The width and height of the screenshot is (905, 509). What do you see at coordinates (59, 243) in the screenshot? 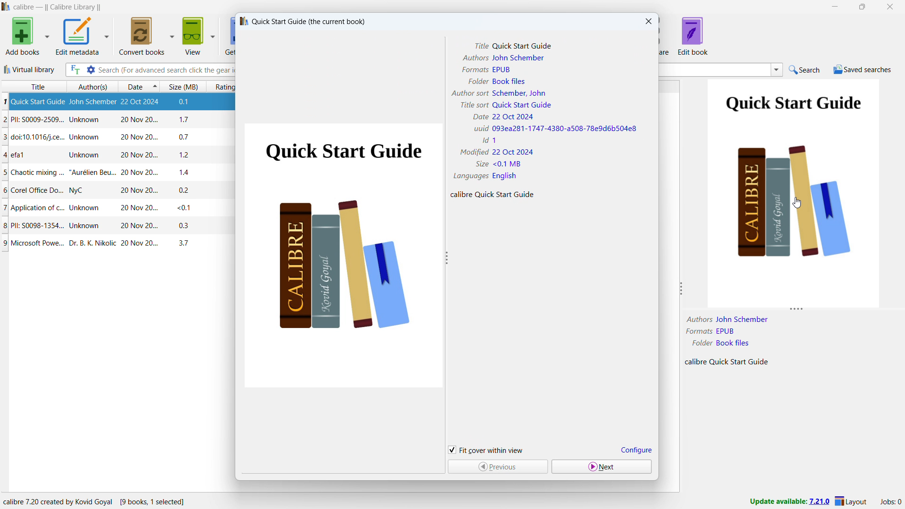
I see `Mlicrosoft Powe... Dr. B. K. Nikolic` at bounding box center [59, 243].